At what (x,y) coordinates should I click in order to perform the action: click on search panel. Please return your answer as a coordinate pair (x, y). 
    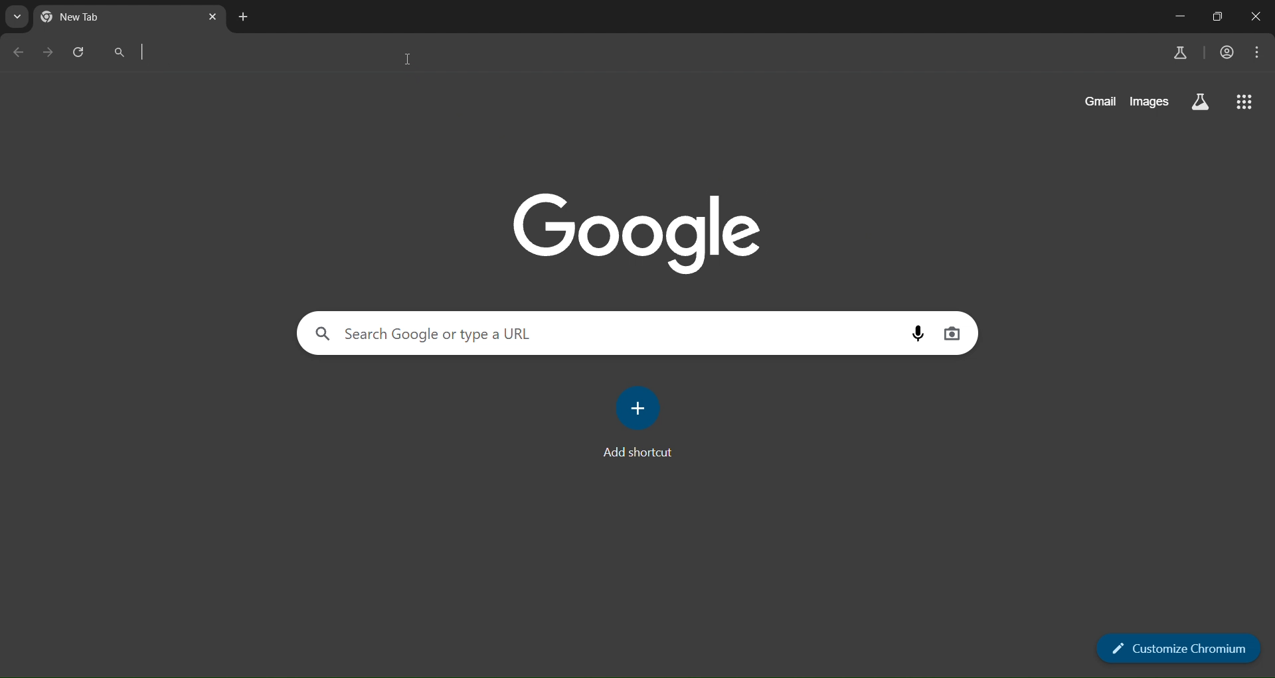
    Looking at the image, I should click on (238, 51).